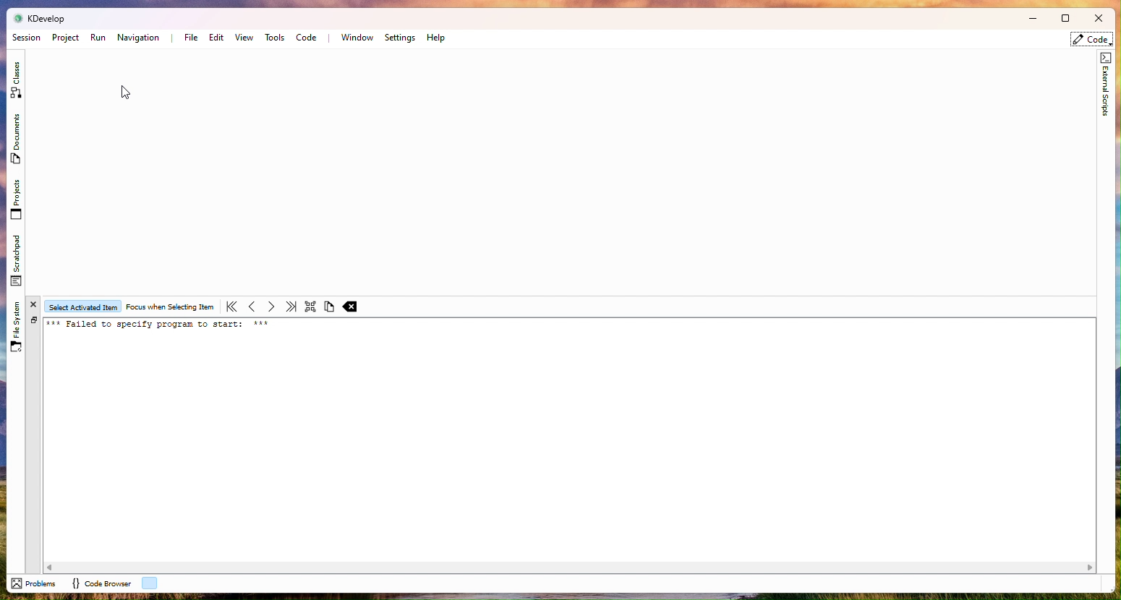  Describe the element at coordinates (290, 307) in the screenshot. I see `last item` at that location.